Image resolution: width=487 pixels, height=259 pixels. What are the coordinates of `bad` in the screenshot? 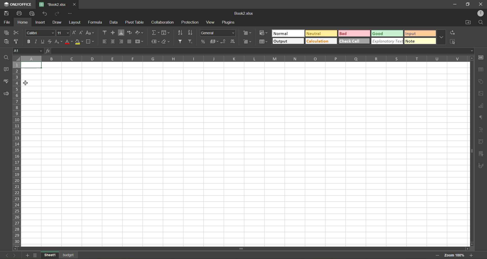 It's located at (354, 33).